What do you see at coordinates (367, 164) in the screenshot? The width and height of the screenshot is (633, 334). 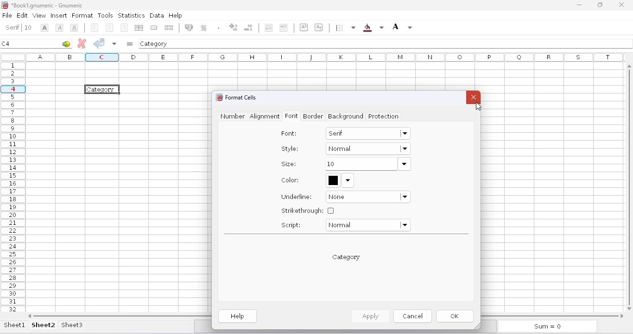 I see `10` at bounding box center [367, 164].